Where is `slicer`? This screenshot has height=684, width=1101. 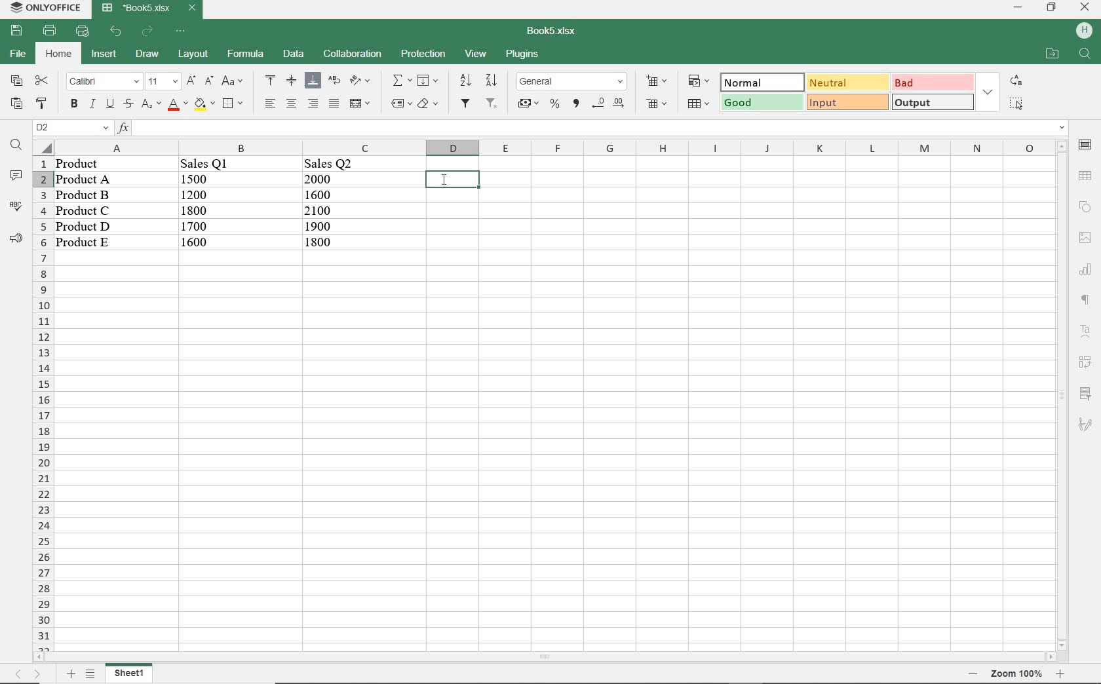 slicer is located at coordinates (1085, 393).